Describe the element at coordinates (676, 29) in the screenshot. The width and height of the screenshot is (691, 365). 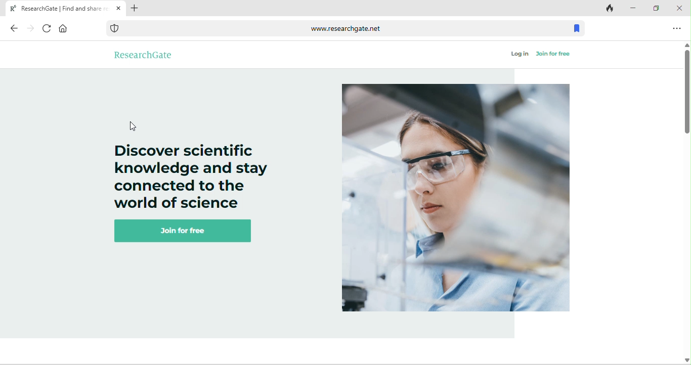
I see `option` at that location.